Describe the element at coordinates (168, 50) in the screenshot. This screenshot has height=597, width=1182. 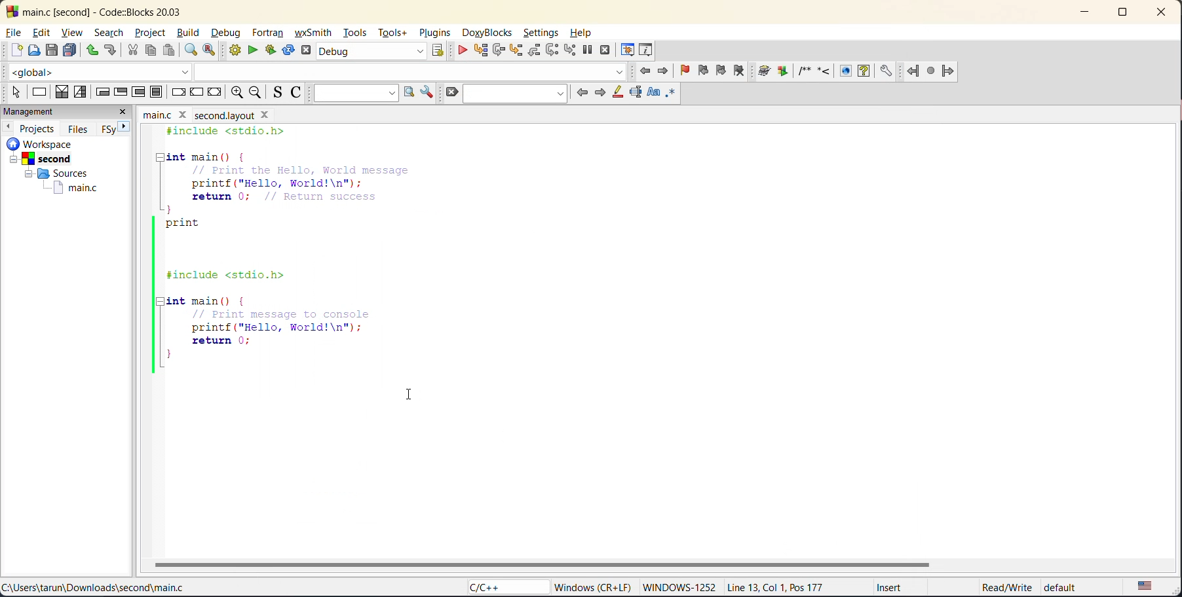
I see `paste` at that location.